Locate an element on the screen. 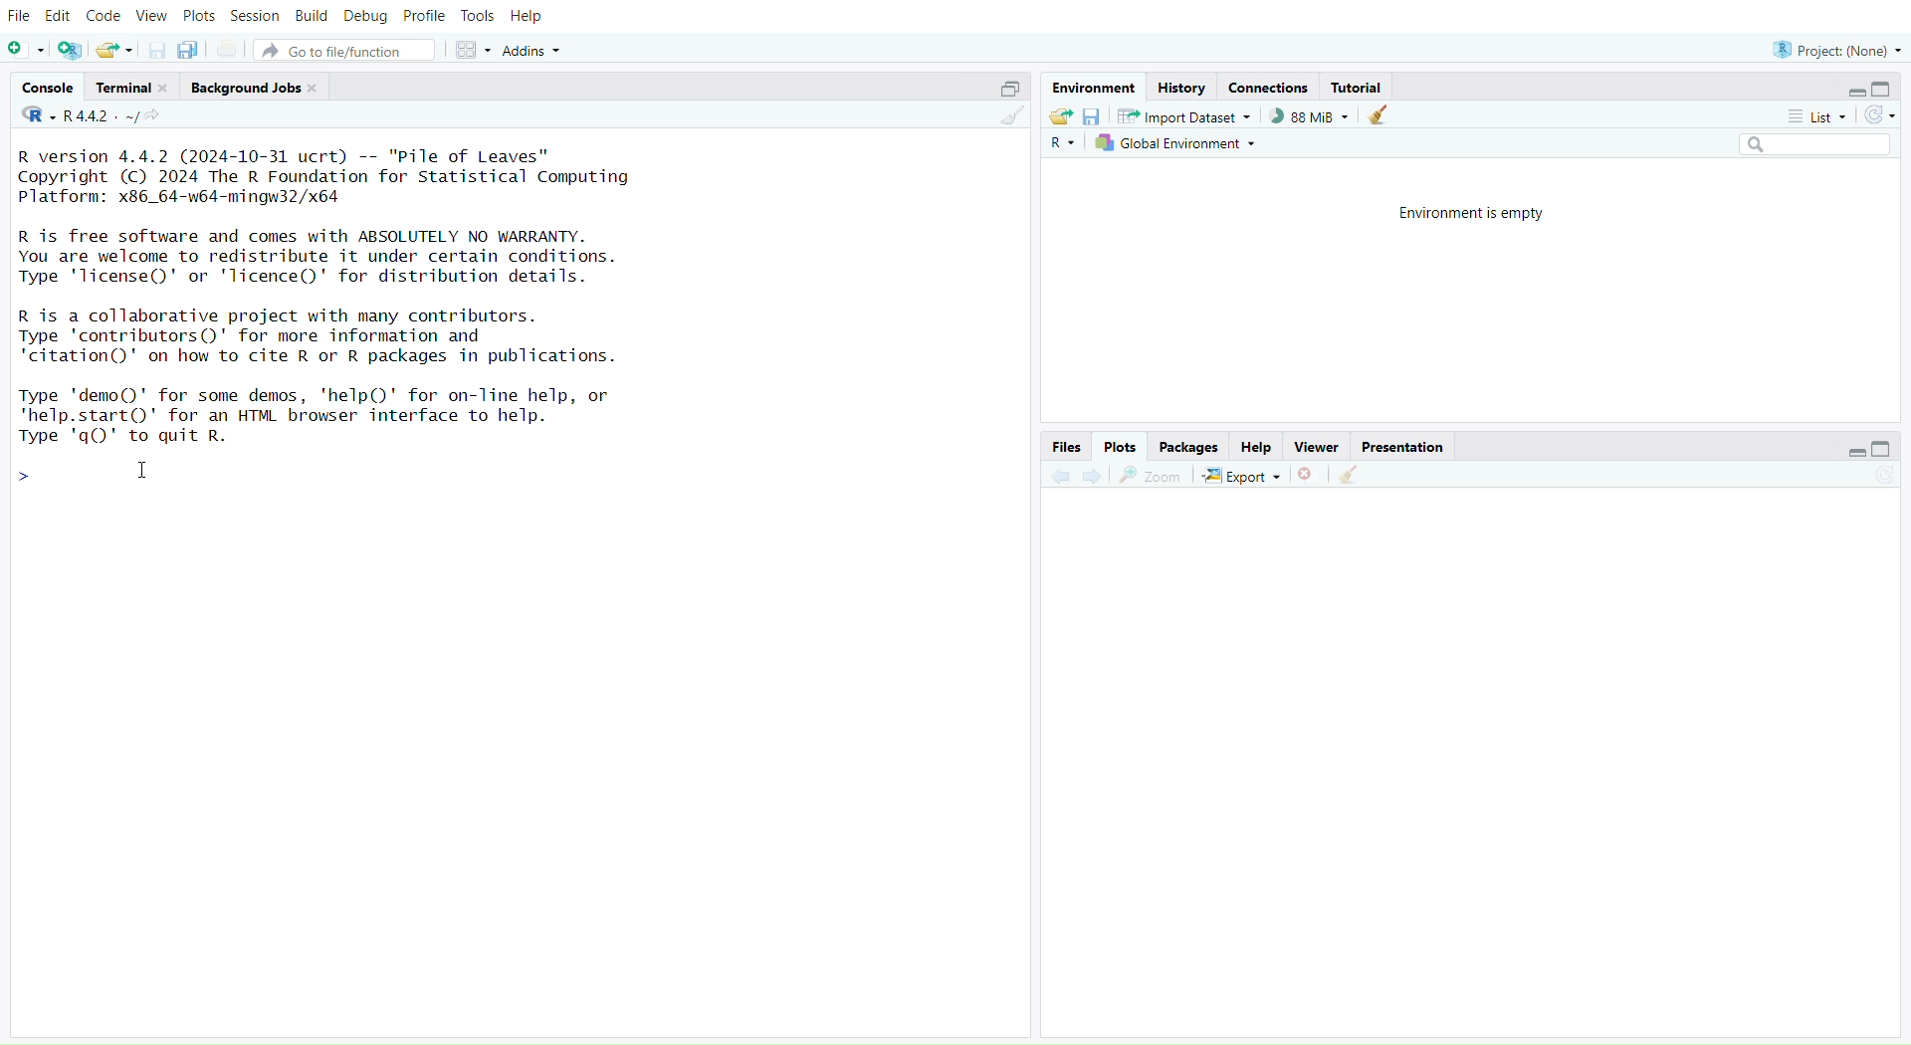  background jobs is located at coordinates (259, 88).